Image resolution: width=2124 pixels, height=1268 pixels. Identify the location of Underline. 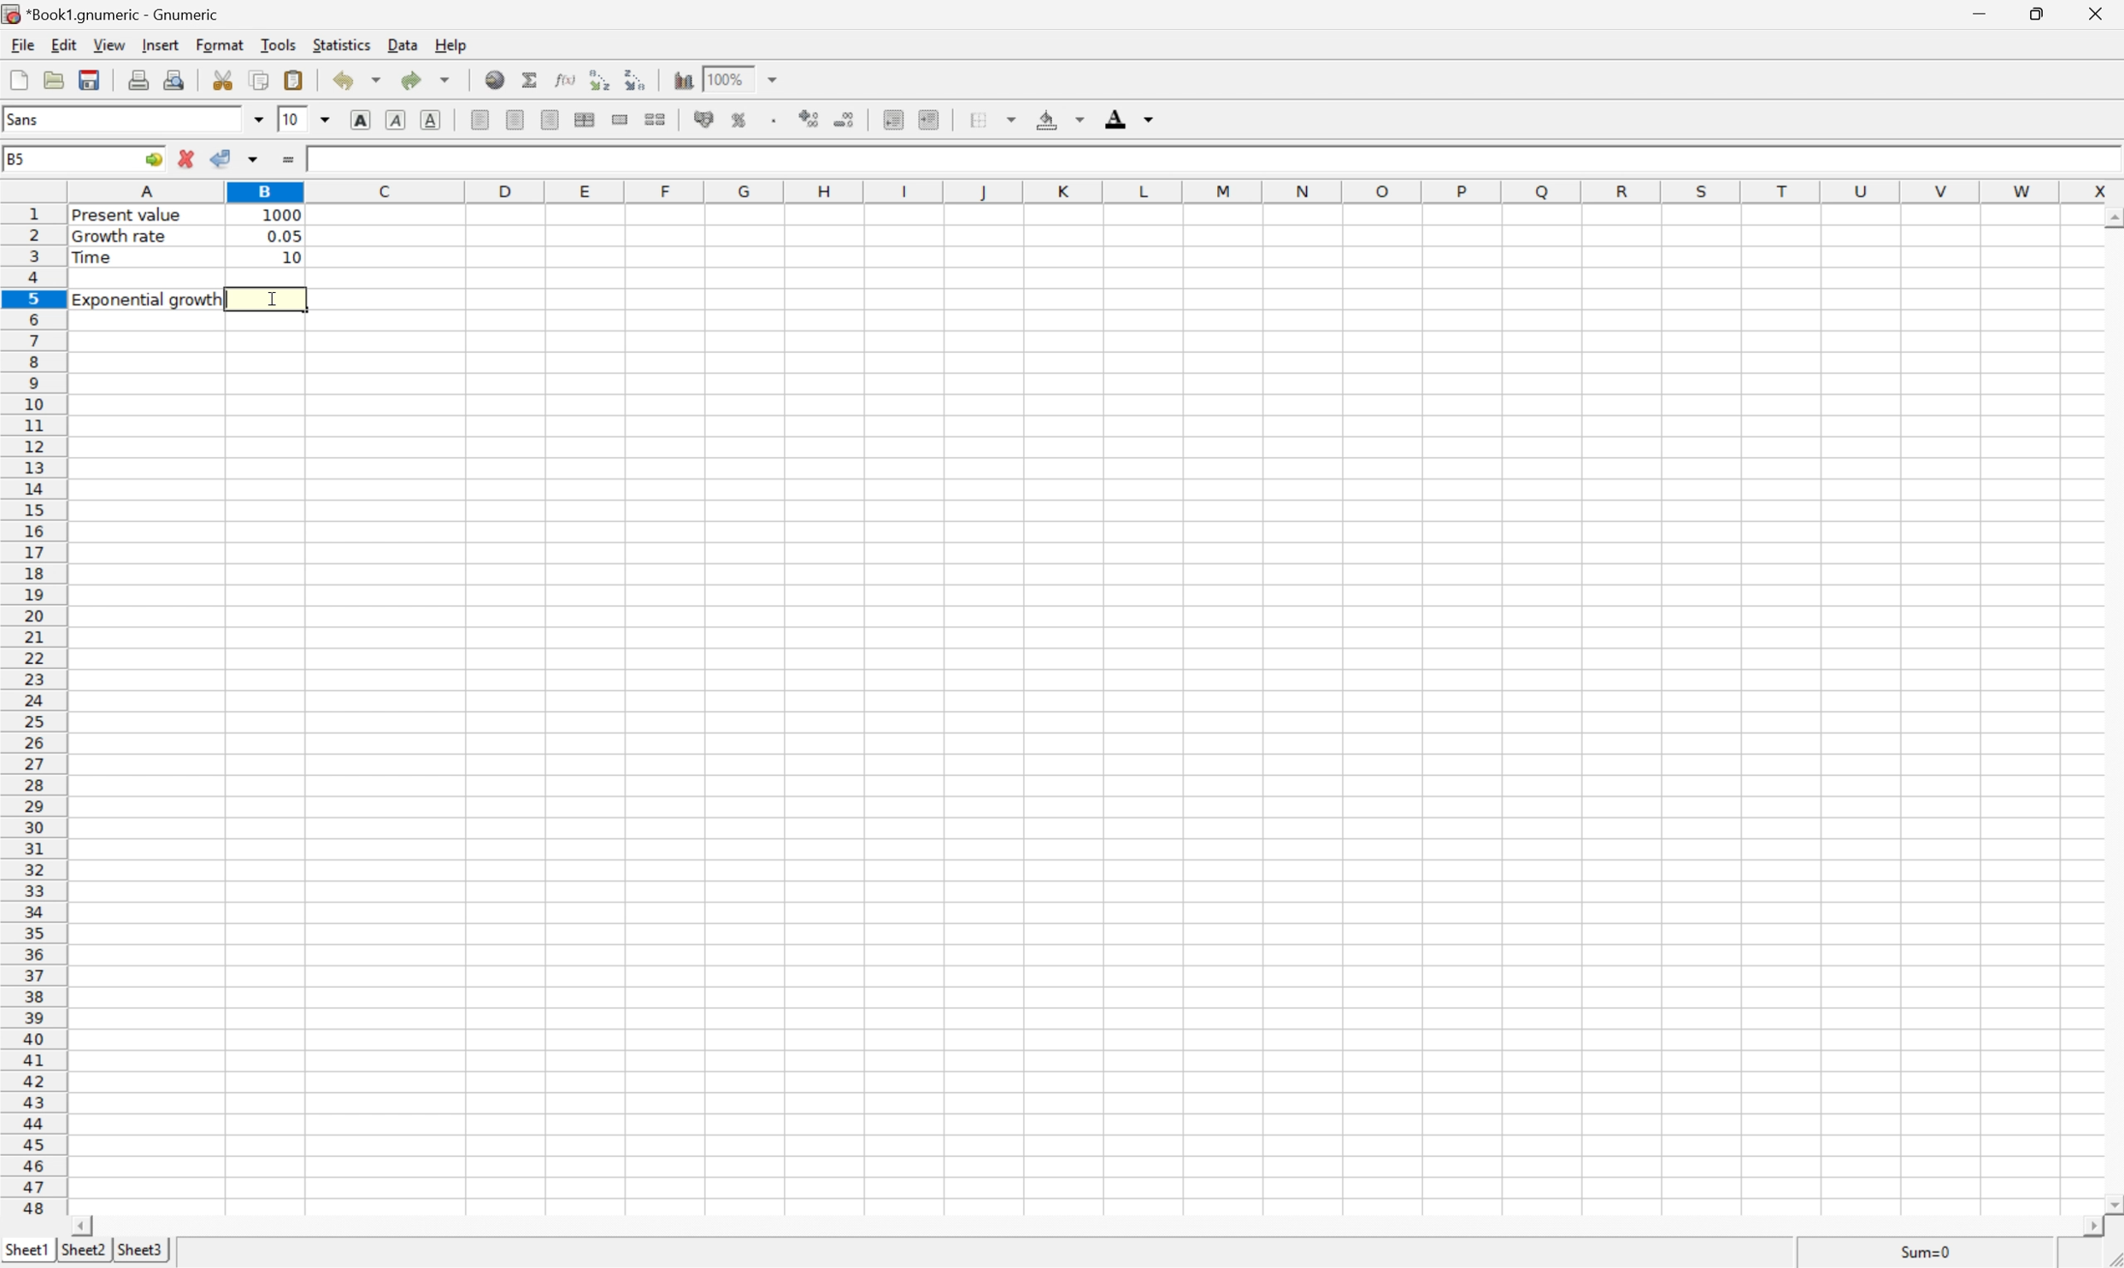
(430, 120).